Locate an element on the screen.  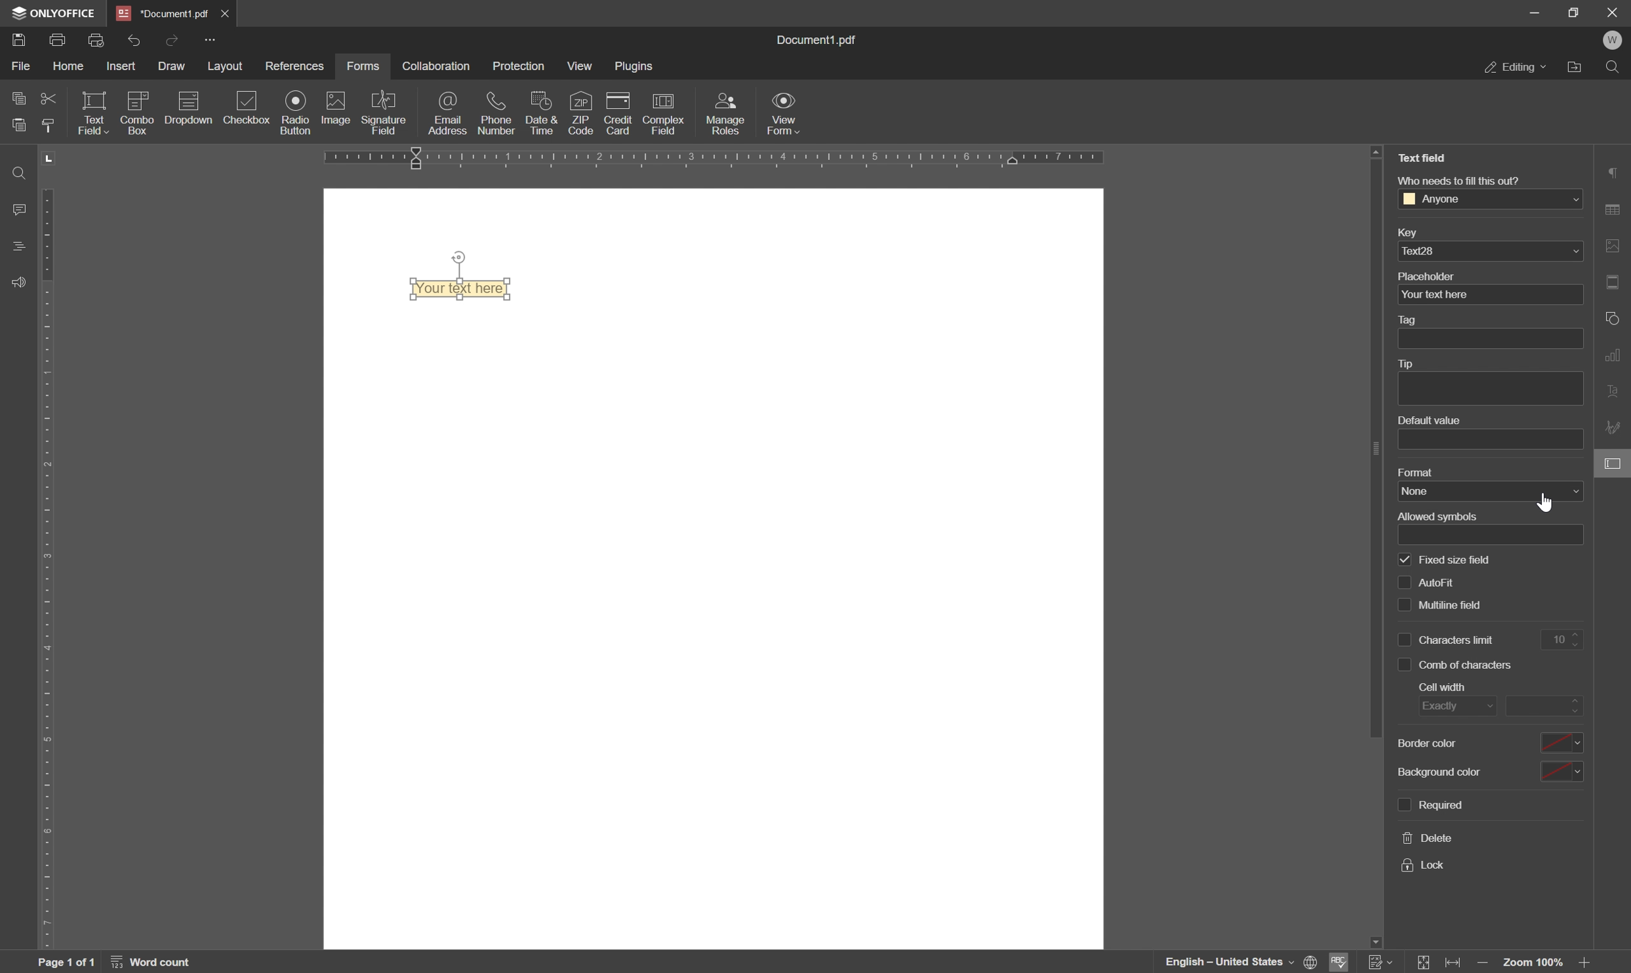
cursor is located at coordinates (1546, 502).